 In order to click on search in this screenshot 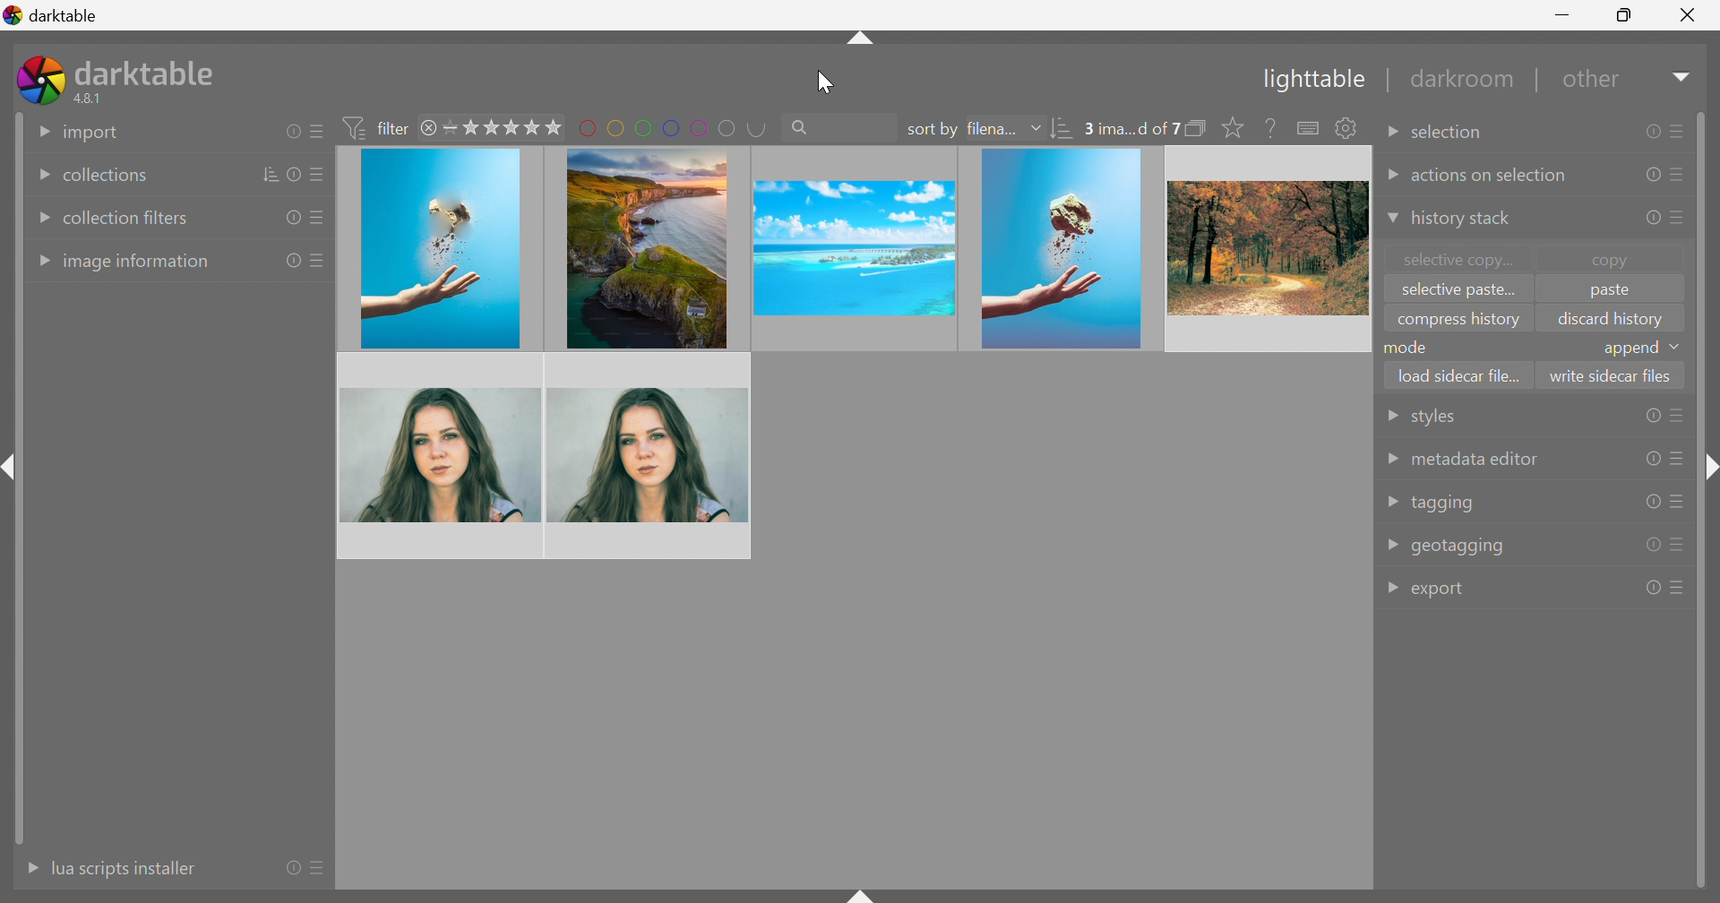, I will do `click(837, 125)`.